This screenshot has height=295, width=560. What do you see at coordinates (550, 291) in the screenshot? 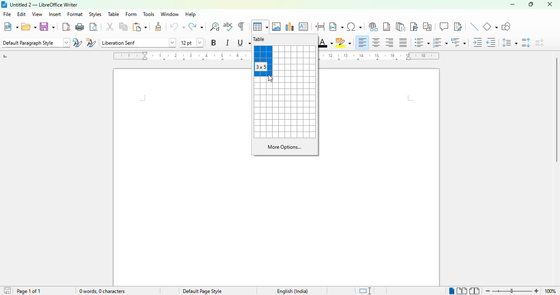
I see `zoom factor` at bounding box center [550, 291].